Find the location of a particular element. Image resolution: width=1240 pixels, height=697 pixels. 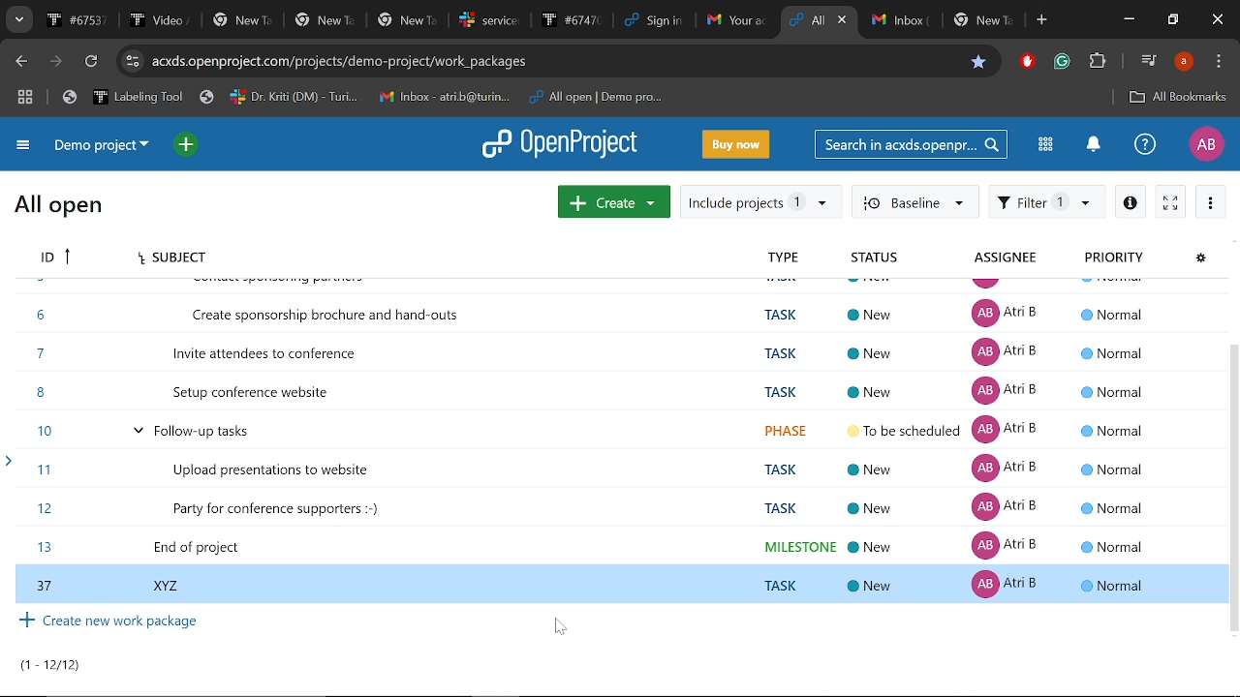

Tabs is located at coordinates (407, 19).